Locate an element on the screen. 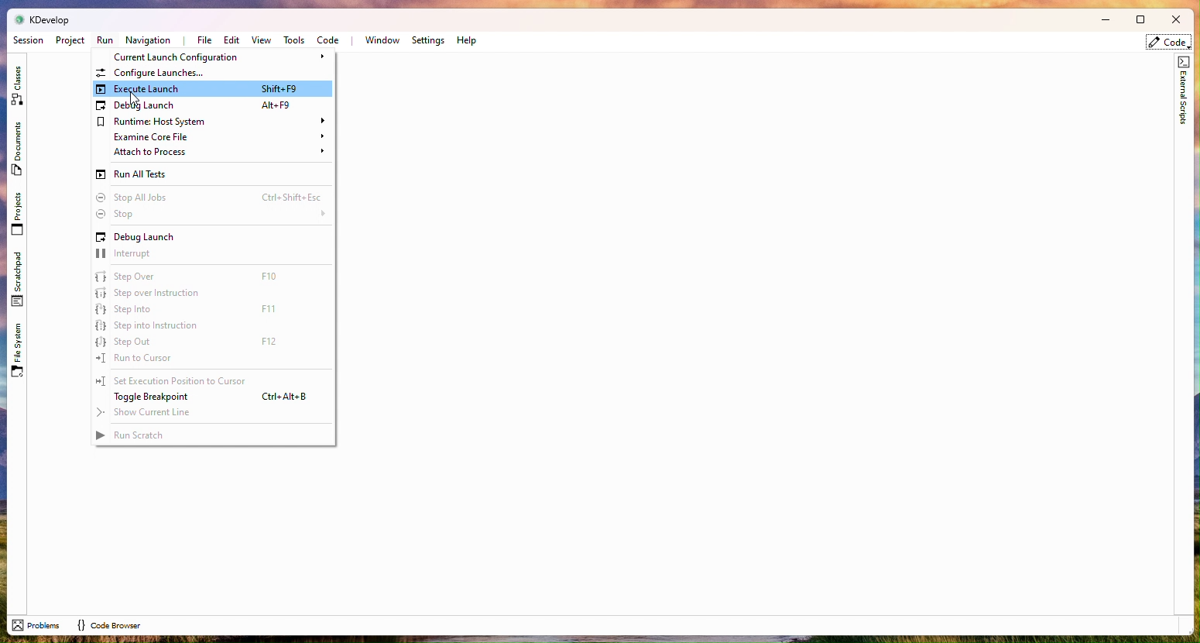 The width and height of the screenshot is (1200, 643). View is located at coordinates (262, 41).